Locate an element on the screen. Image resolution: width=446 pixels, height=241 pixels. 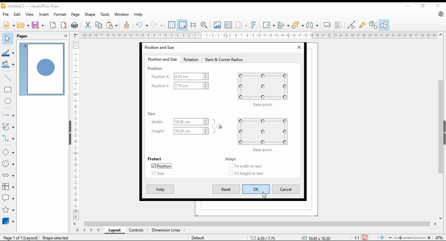
format is located at coordinates (60, 14).